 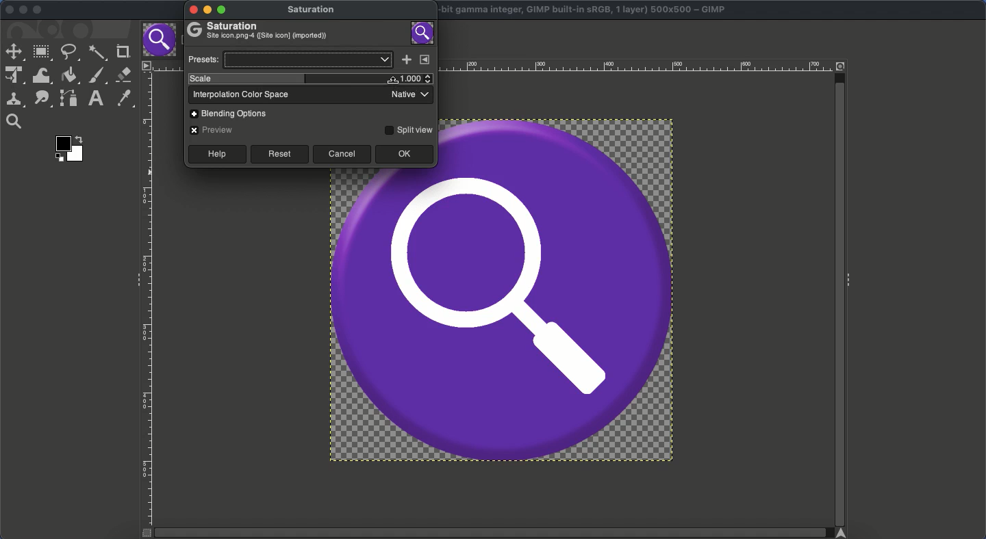 What do you see at coordinates (342, 154) in the screenshot?
I see `Cancel` at bounding box center [342, 154].